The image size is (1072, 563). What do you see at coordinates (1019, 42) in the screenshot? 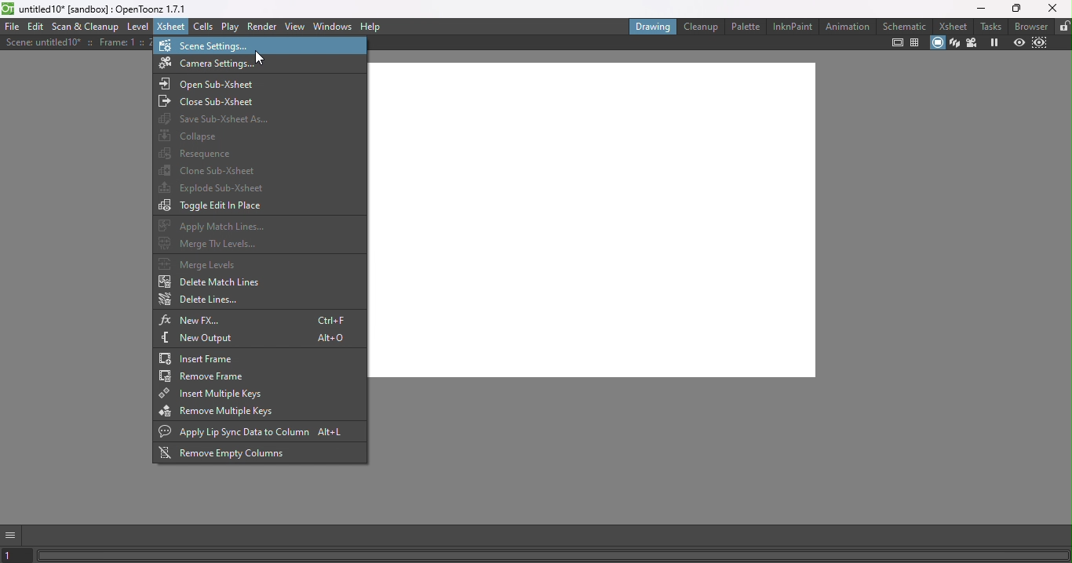
I see `Preview` at bounding box center [1019, 42].